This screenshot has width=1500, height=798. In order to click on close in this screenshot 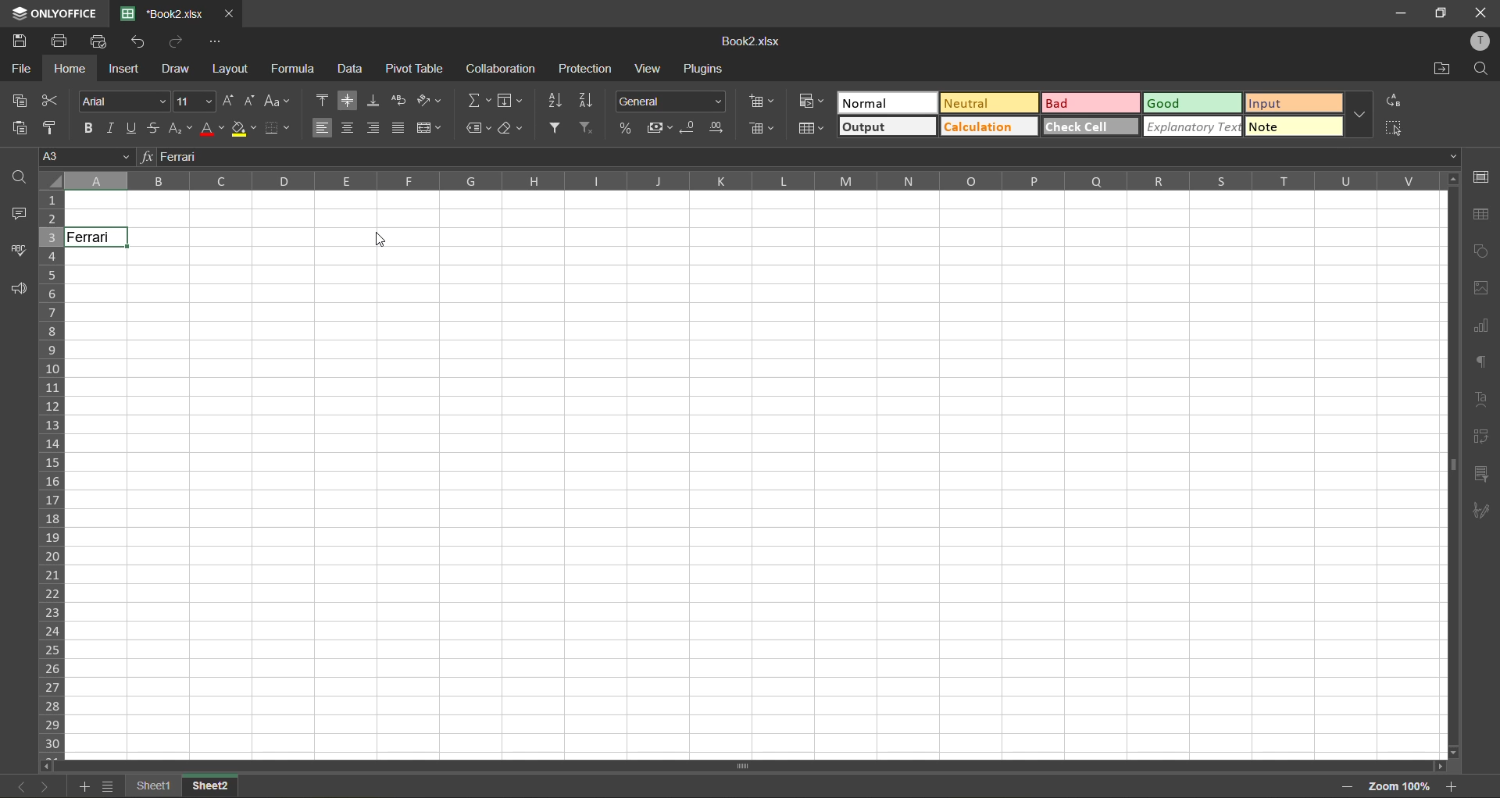, I will do `click(232, 13)`.